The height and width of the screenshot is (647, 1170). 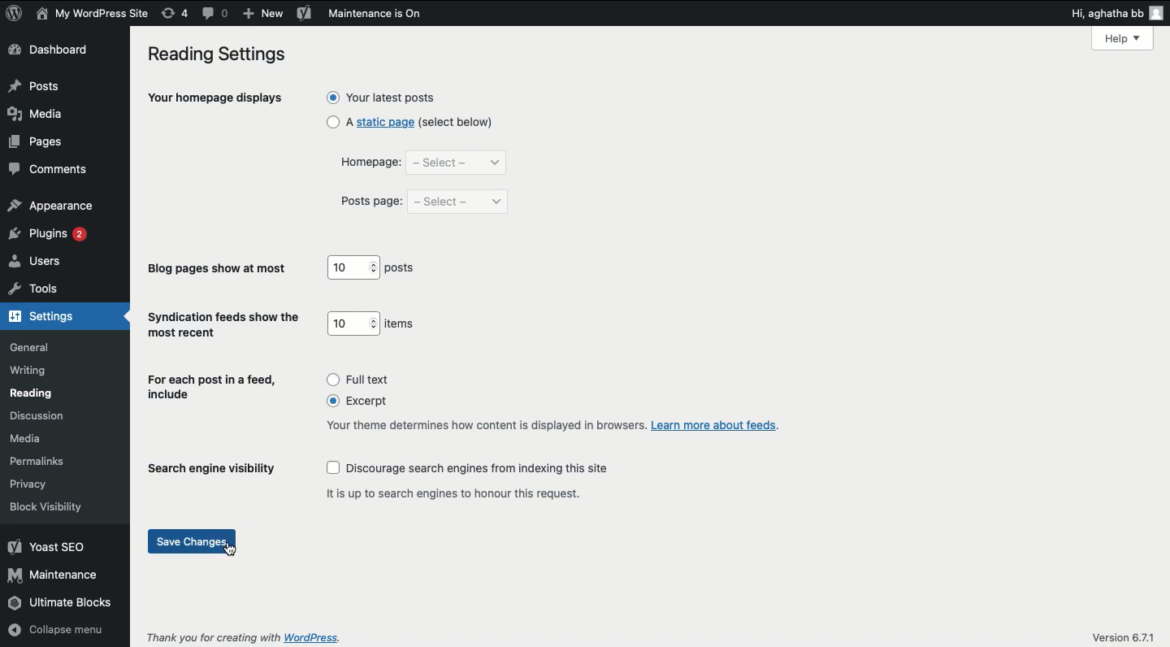 I want to click on a static page (select below), so click(x=412, y=121).